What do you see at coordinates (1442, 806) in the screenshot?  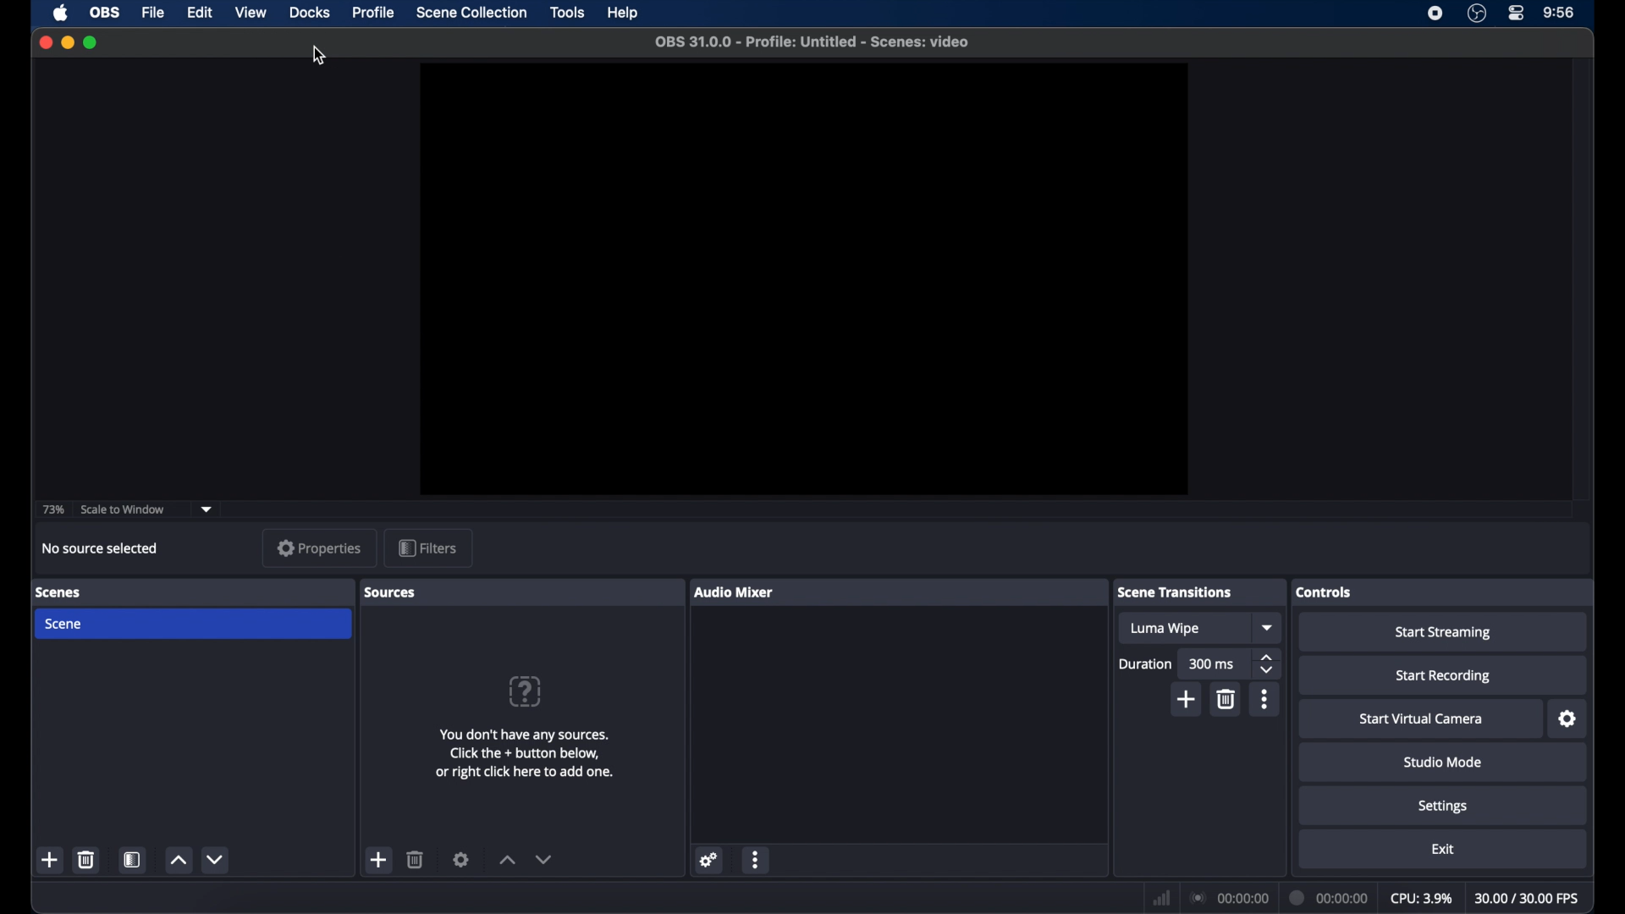 I see `settings` at bounding box center [1442, 806].